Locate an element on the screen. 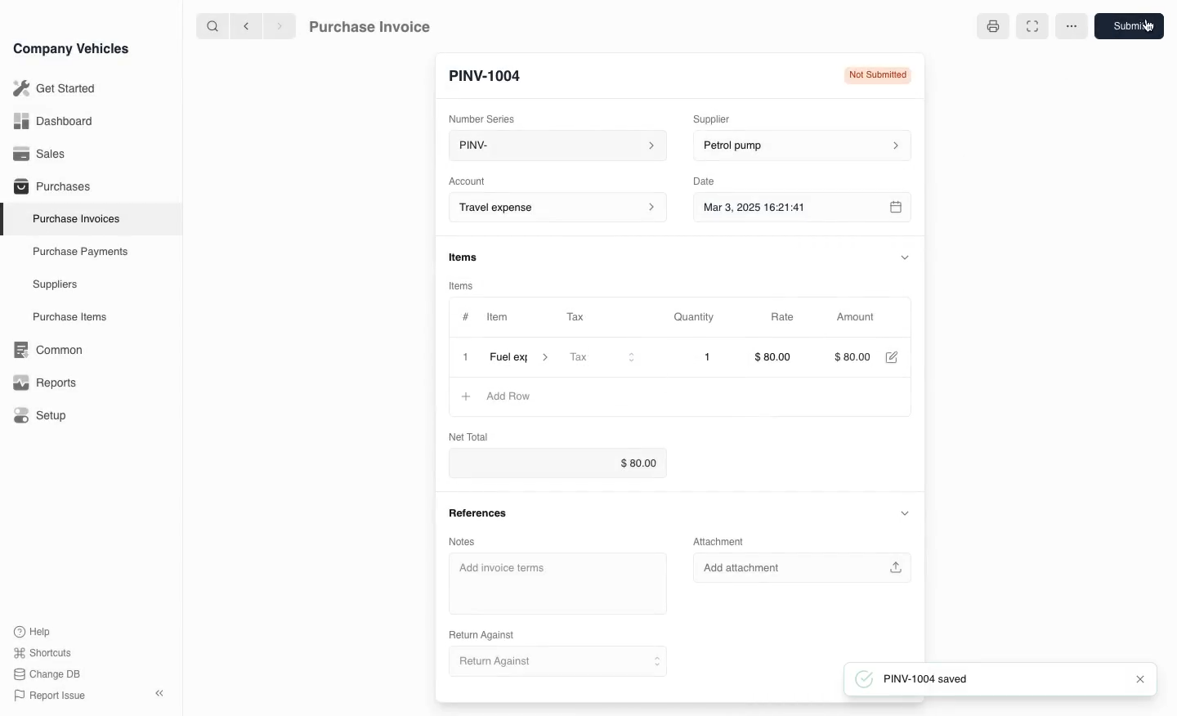 The width and height of the screenshot is (1177, 716). item   is located at coordinates (519, 360).